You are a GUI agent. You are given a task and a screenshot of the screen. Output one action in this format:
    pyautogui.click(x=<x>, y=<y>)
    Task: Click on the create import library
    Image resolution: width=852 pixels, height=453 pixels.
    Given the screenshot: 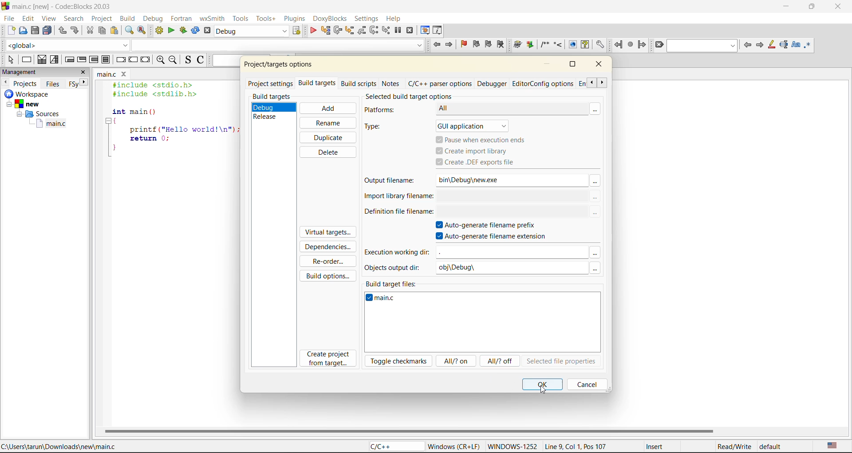 What is the action you would take?
    pyautogui.click(x=473, y=151)
    